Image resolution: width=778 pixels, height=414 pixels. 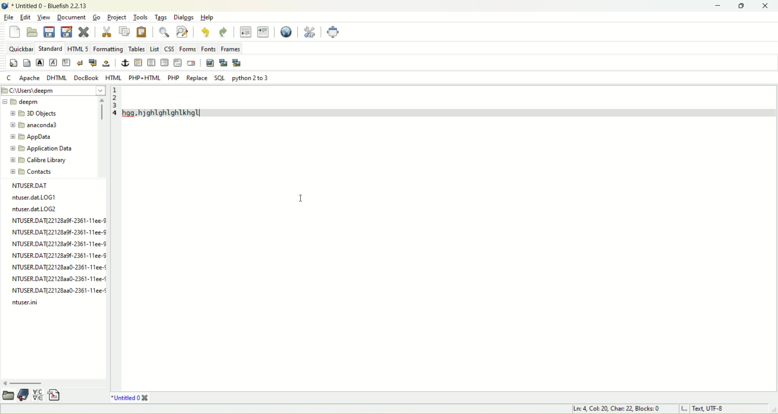 What do you see at coordinates (59, 267) in the screenshot?
I see `NTUSER.DAT{22128aa0-2361-11ee-¢` at bounding box center [59, 267].